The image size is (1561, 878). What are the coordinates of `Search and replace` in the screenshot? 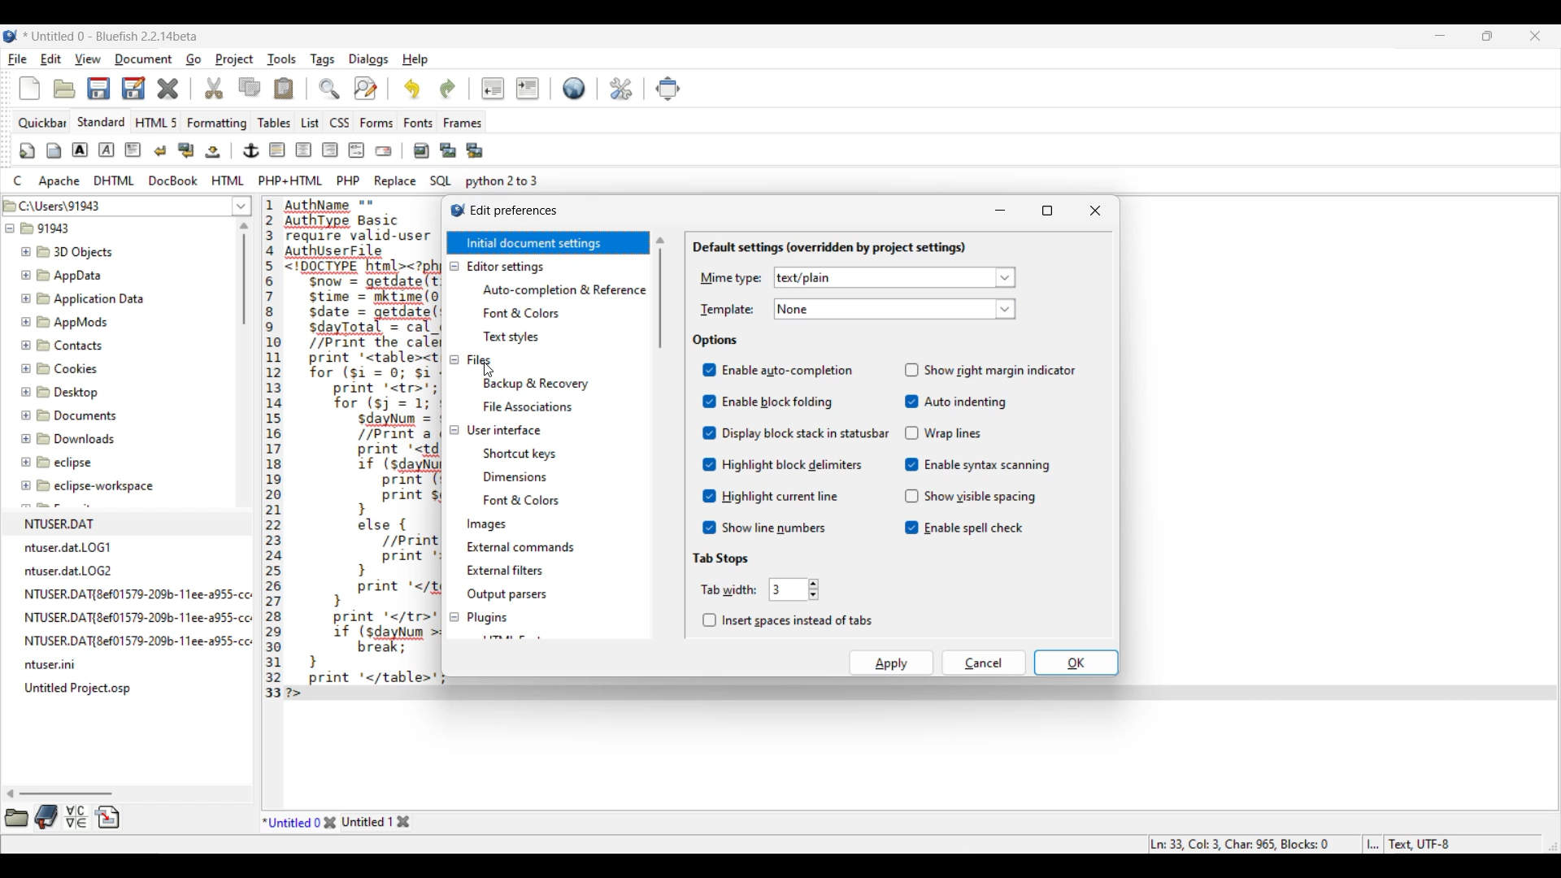 It's located at (348, 88).